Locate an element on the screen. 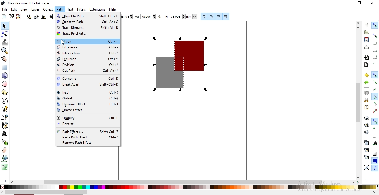 Image resolution: width=379 pixels, height=195 pixels. minimize is located at coordinates (347, 3).